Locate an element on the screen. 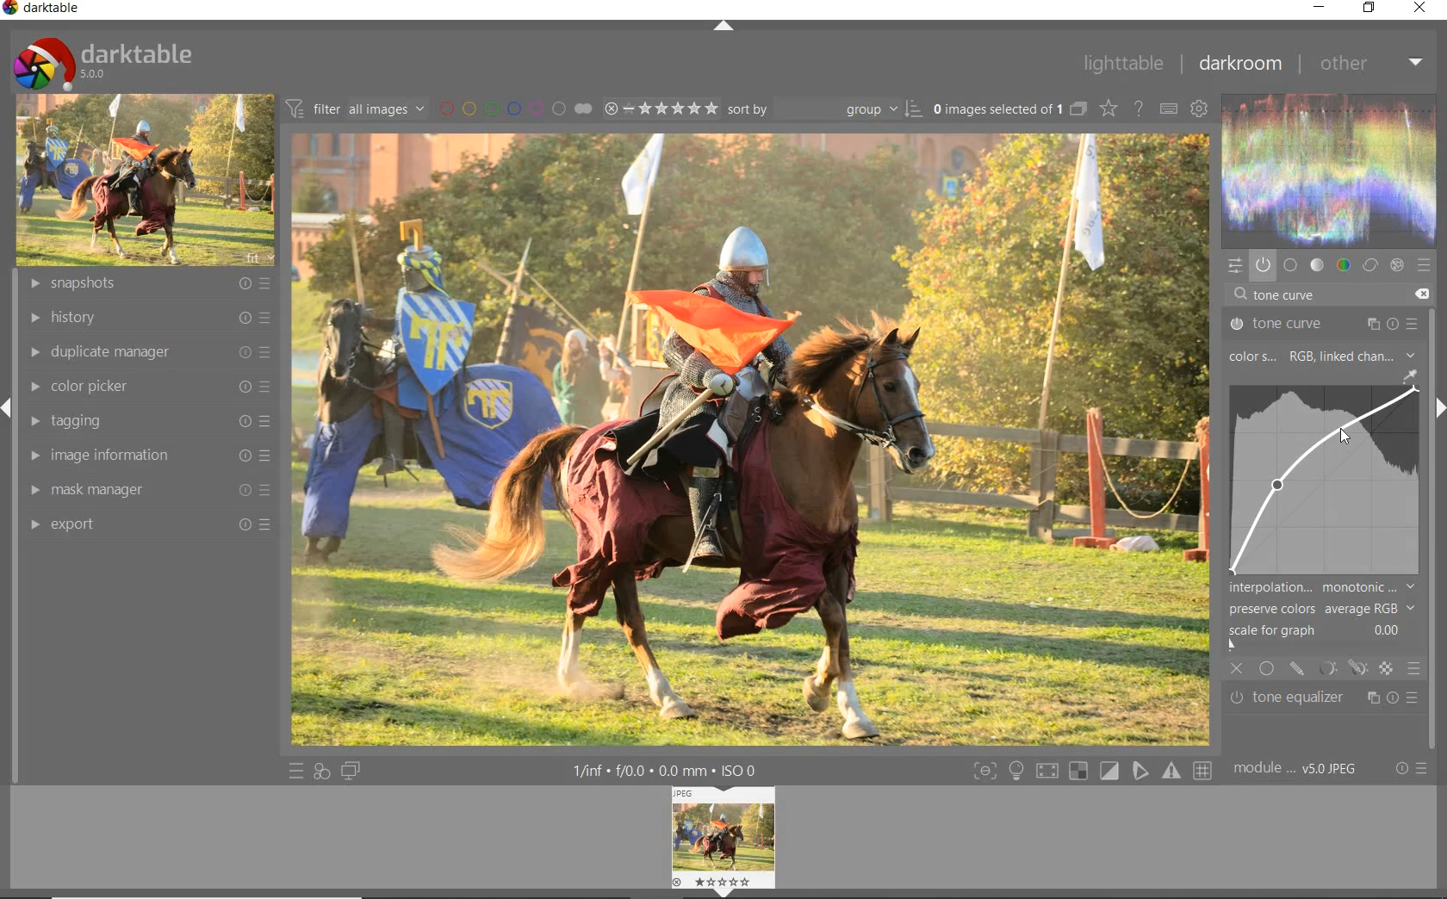 The width and height of the screenshot is (1447, 899). 1/fnf f/0.0 0.0 mm ISO 0 is located at coordinates (672, 770).